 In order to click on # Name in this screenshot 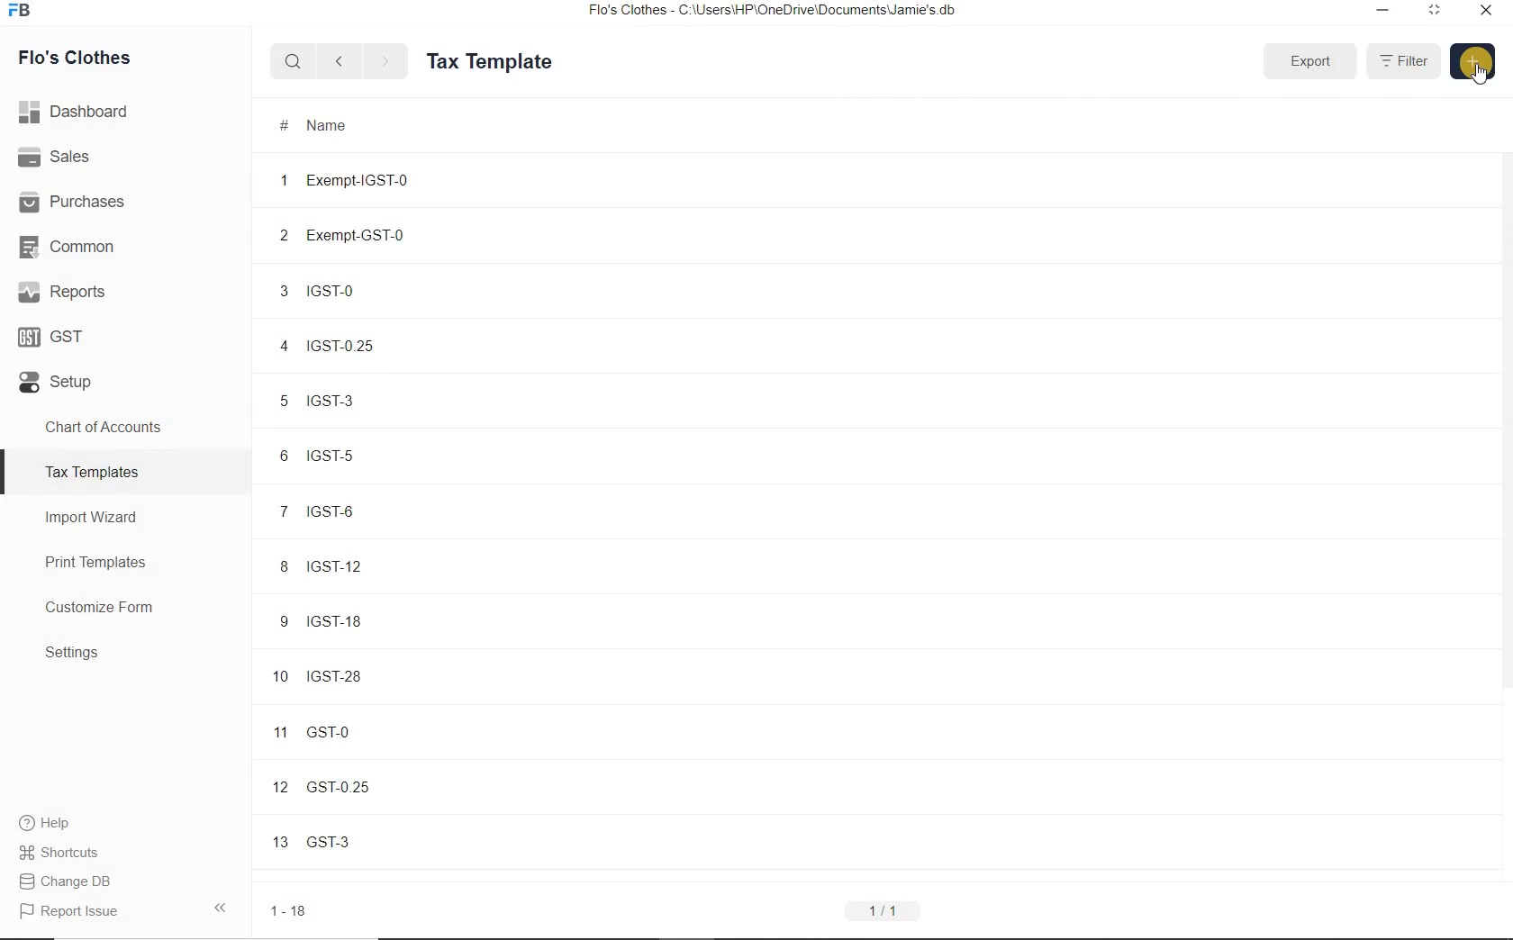, I will do `click(315, 126)`.